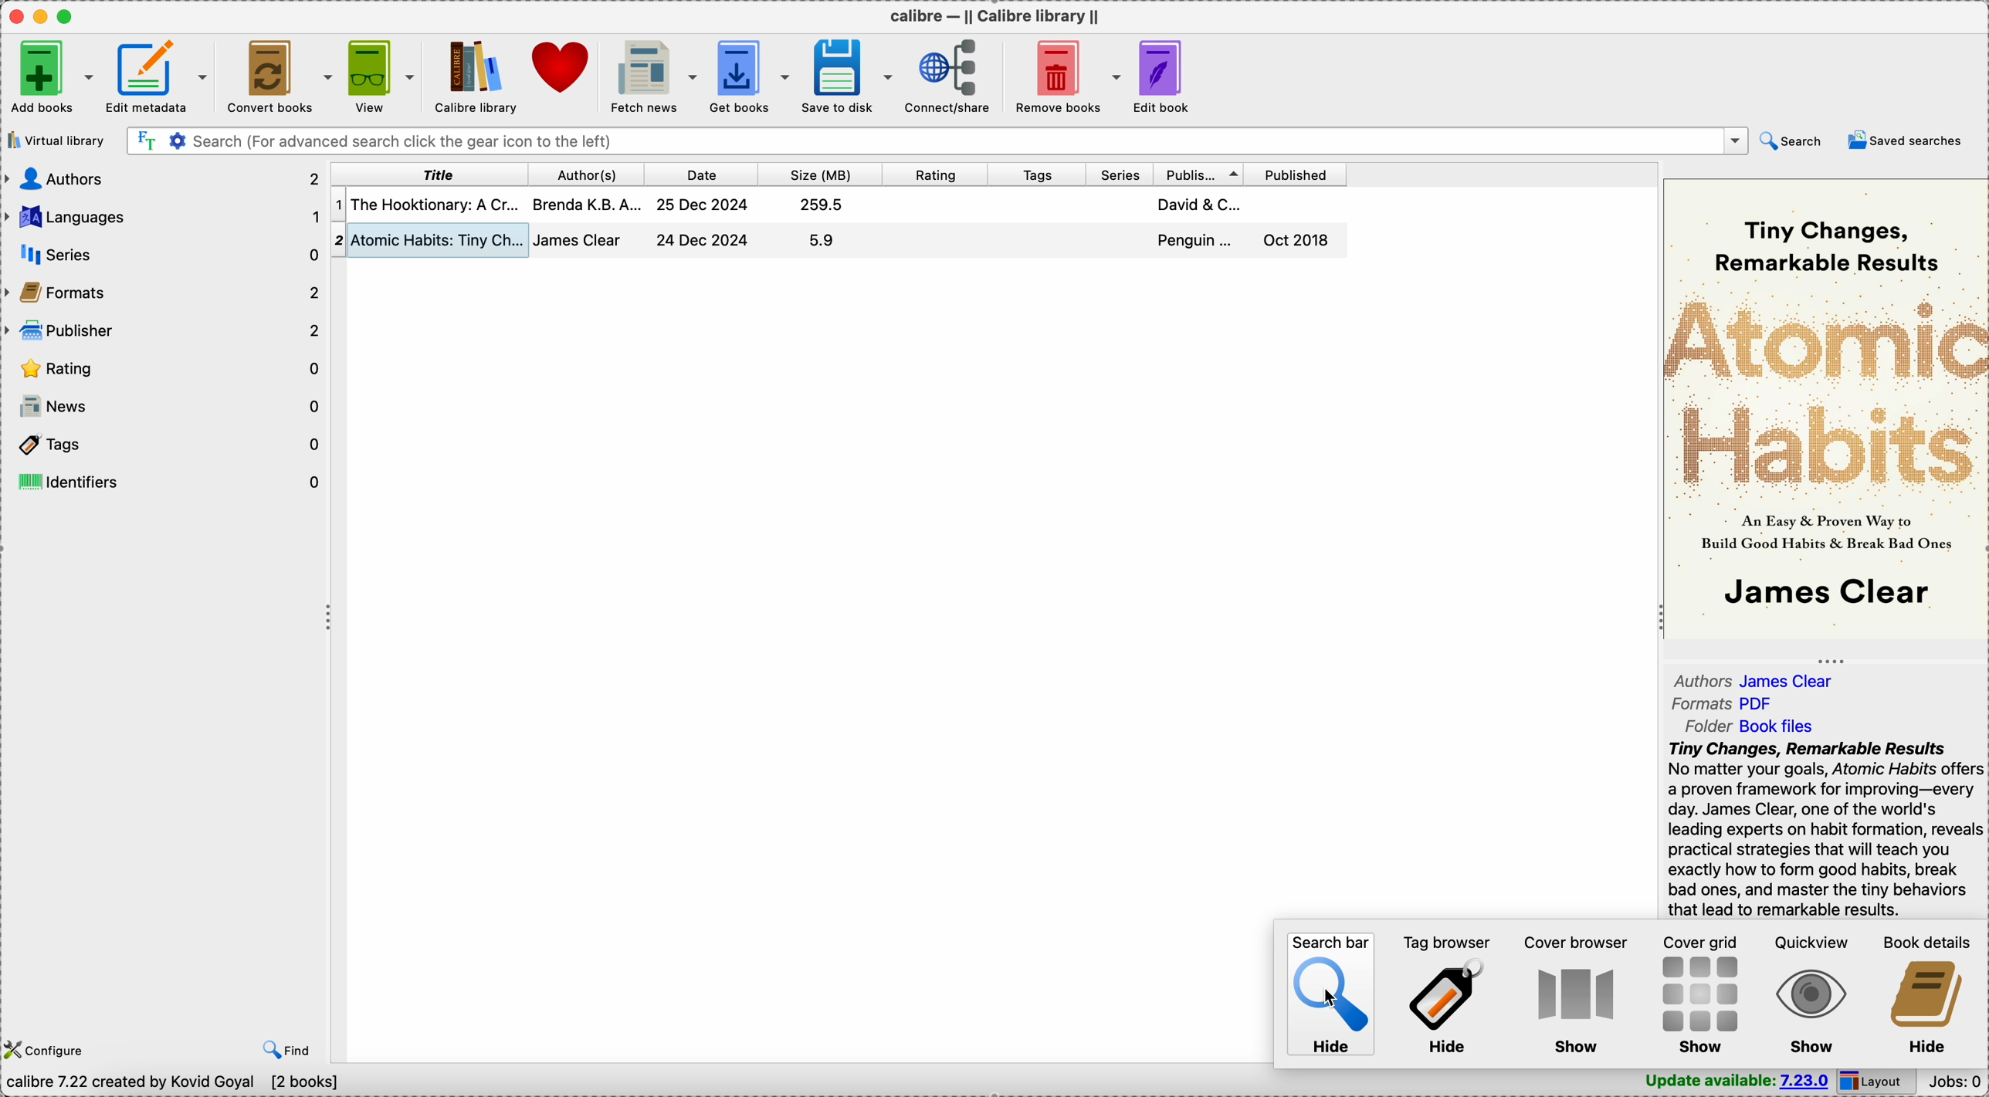  I want to click on hide book details, so click(1928, 998).